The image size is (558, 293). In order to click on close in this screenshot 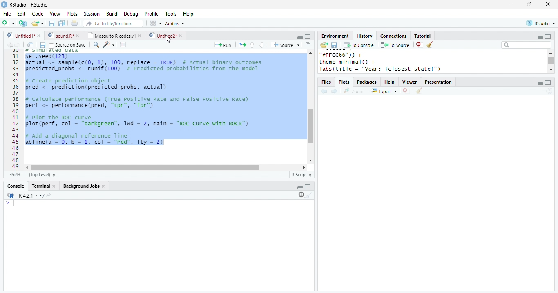, I will do `click(55, 186)`.